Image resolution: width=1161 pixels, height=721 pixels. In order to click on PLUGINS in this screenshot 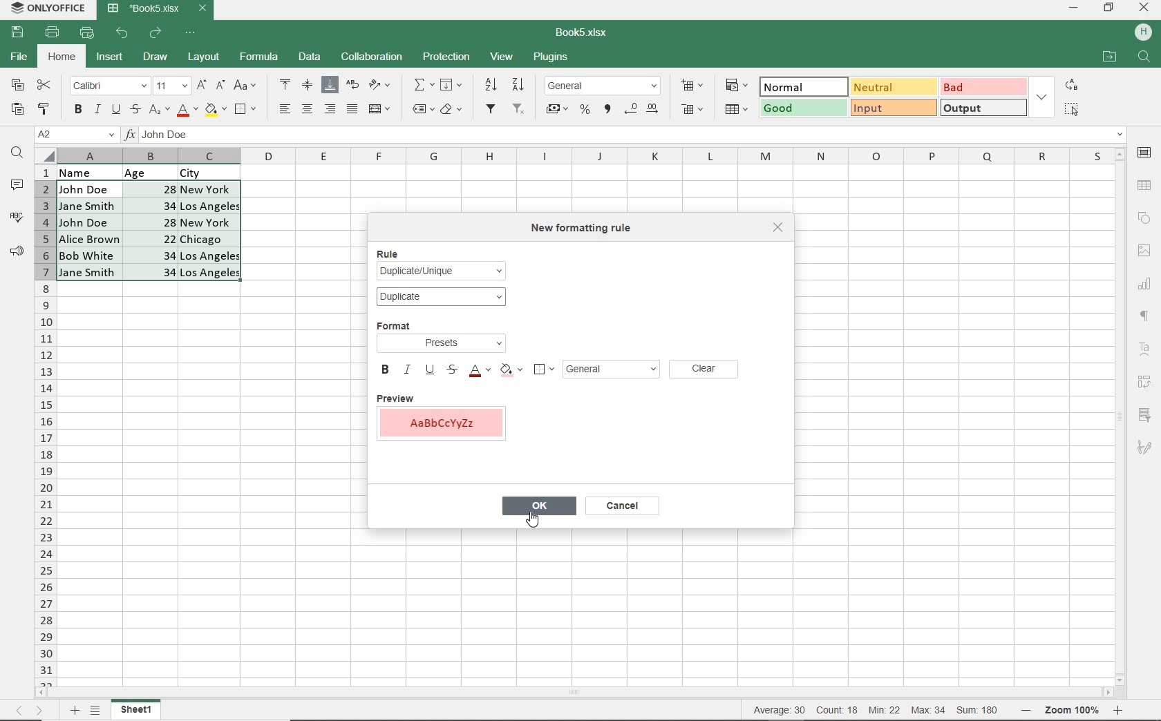, I will do `click(551, 58)`.